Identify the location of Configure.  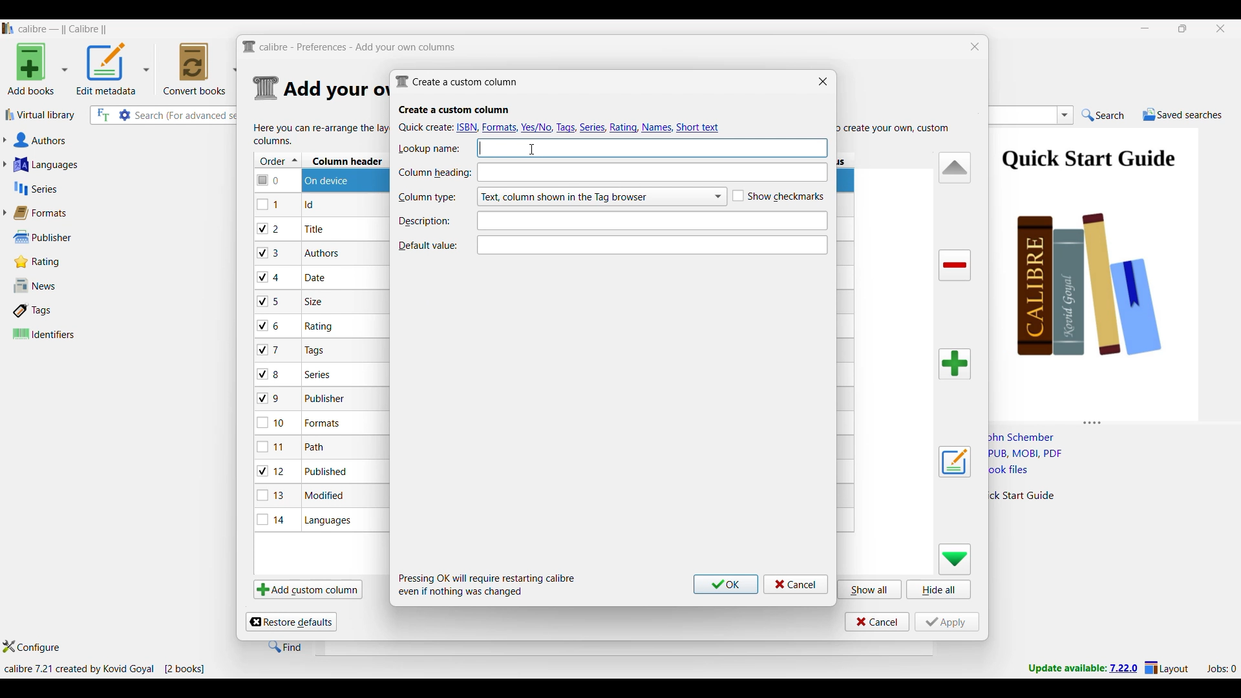
(32, 646).